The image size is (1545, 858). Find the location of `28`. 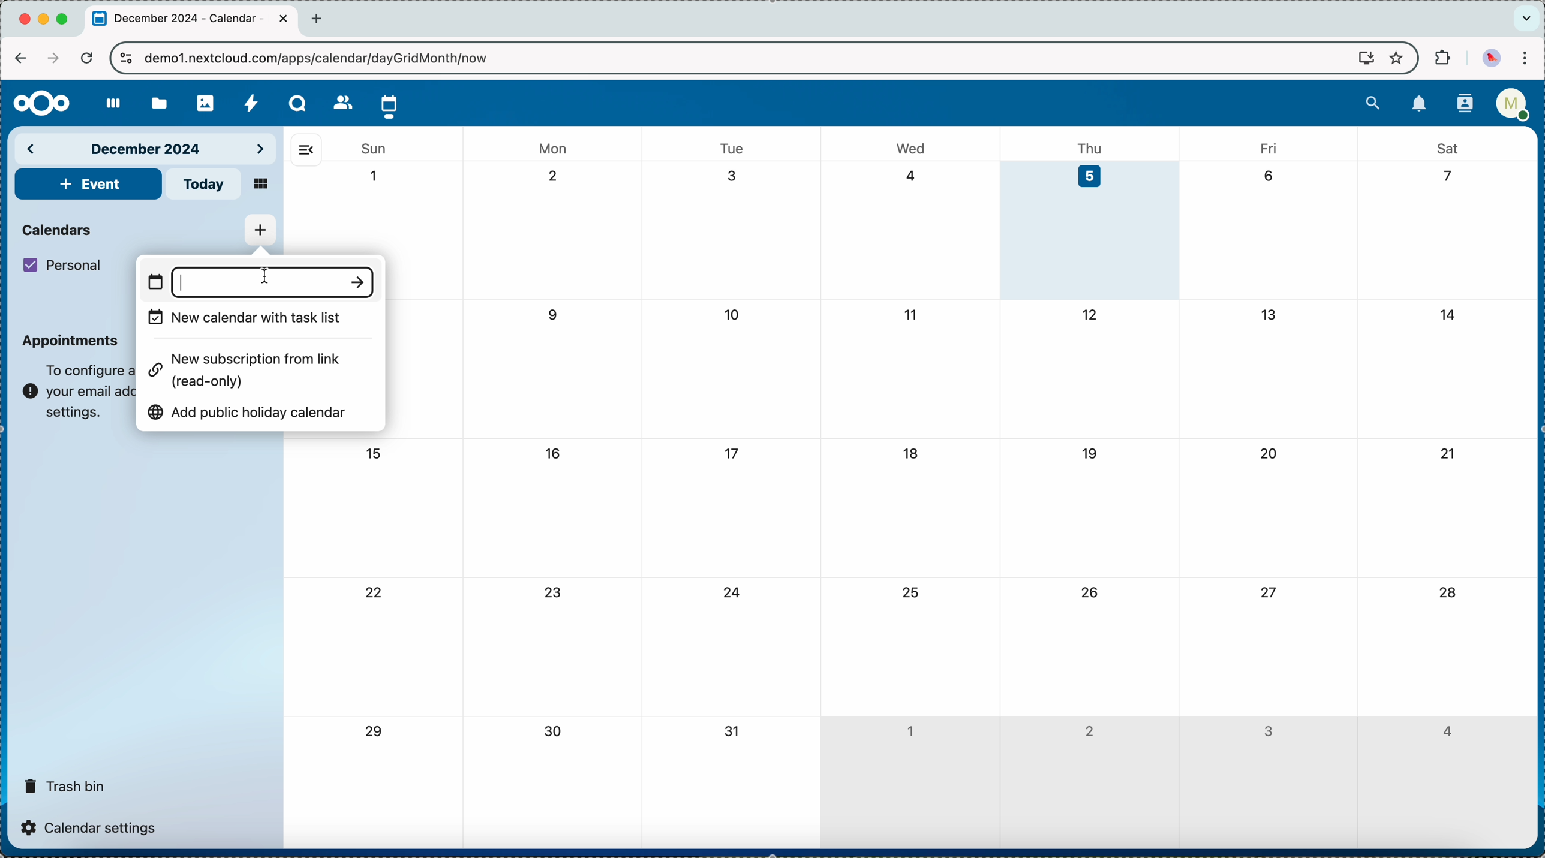

28 is located at coordinates (1447, 594).